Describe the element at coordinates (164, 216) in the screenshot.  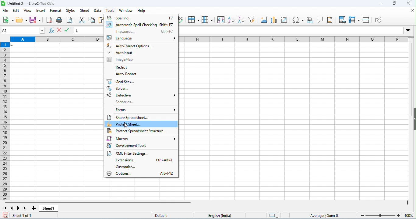
I see `default` at that location.